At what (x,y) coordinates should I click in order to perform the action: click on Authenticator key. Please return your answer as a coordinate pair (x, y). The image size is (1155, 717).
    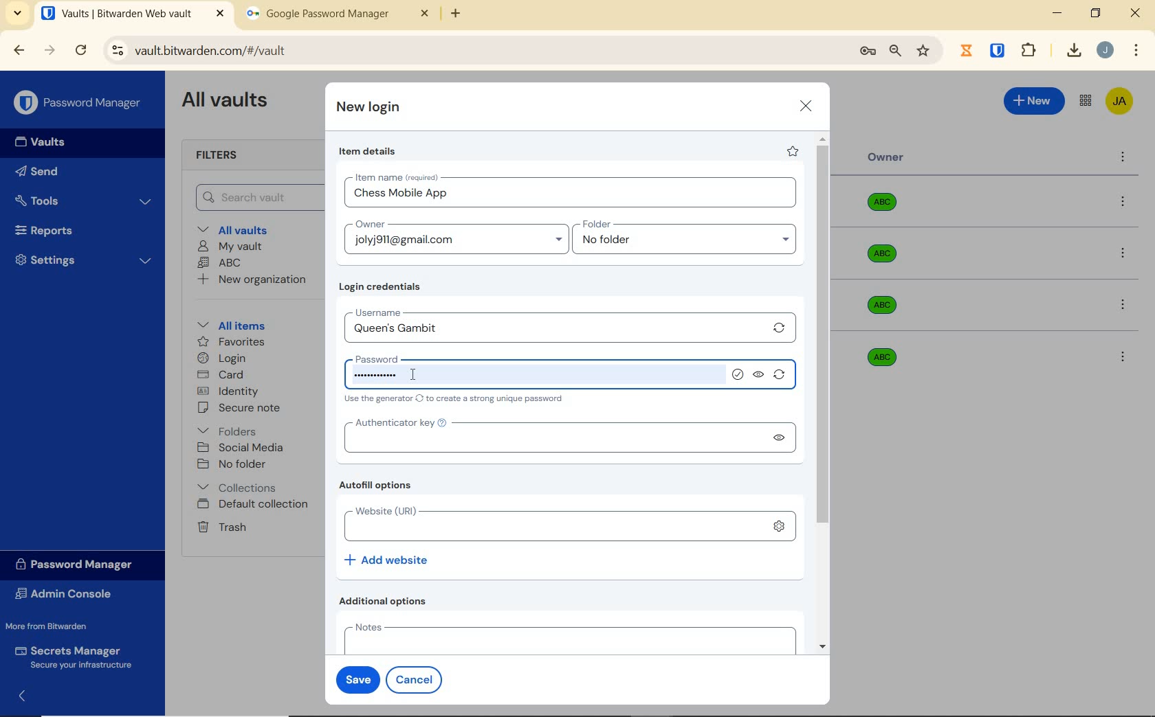
    Looking at the image, I should click on (548, 438).